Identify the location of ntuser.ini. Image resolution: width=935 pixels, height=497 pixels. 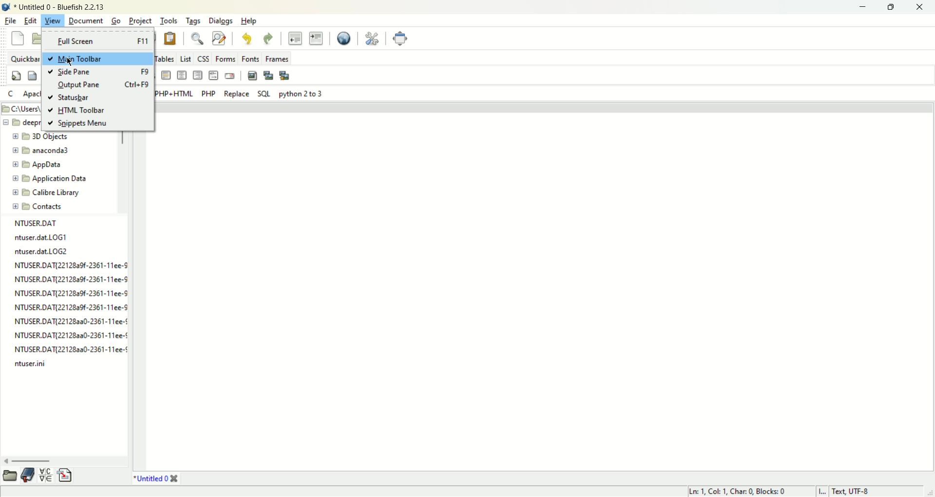
(31, 363).